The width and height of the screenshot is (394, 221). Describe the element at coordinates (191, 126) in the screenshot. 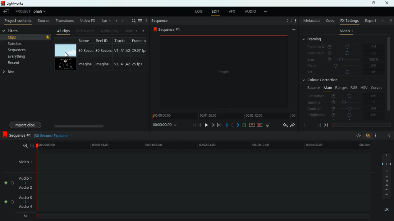

I see `beggining` at that location.